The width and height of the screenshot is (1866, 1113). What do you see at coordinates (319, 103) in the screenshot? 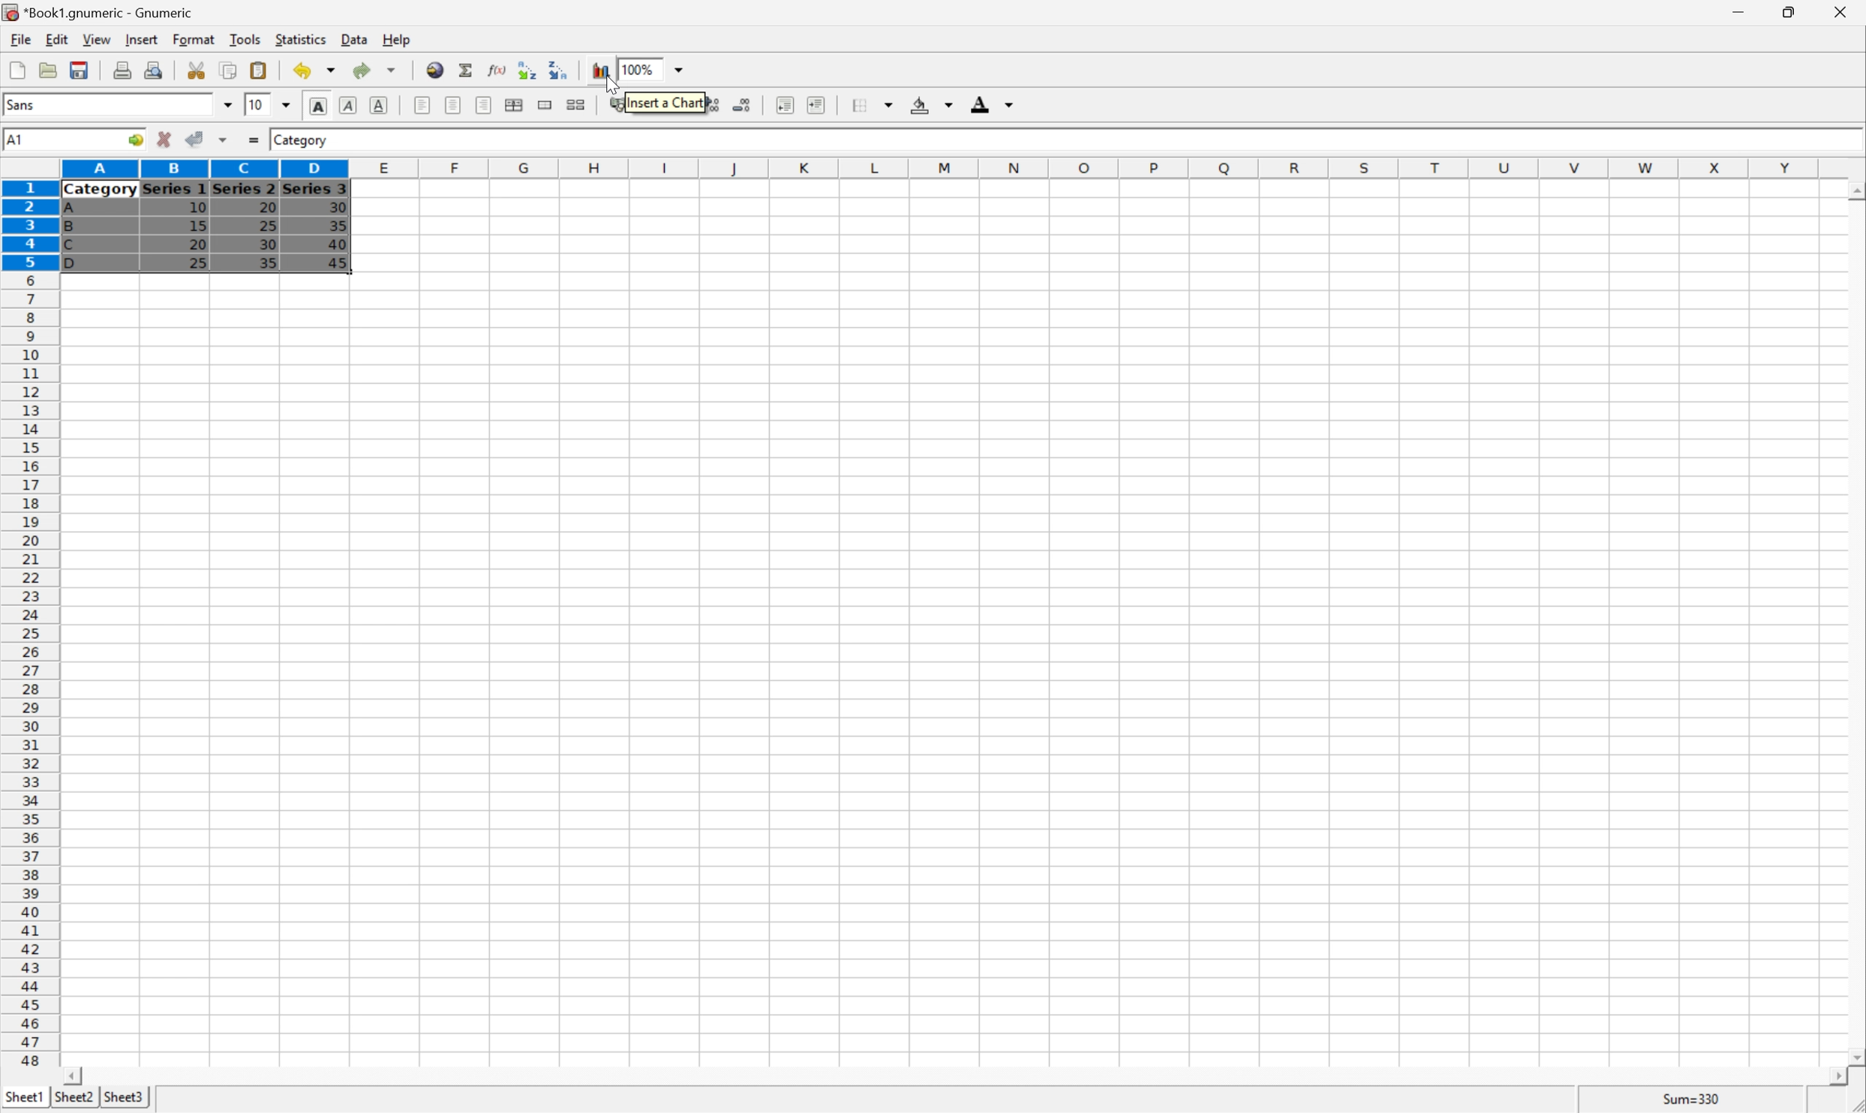
I see `Bold` at bounding box center [319, 103].